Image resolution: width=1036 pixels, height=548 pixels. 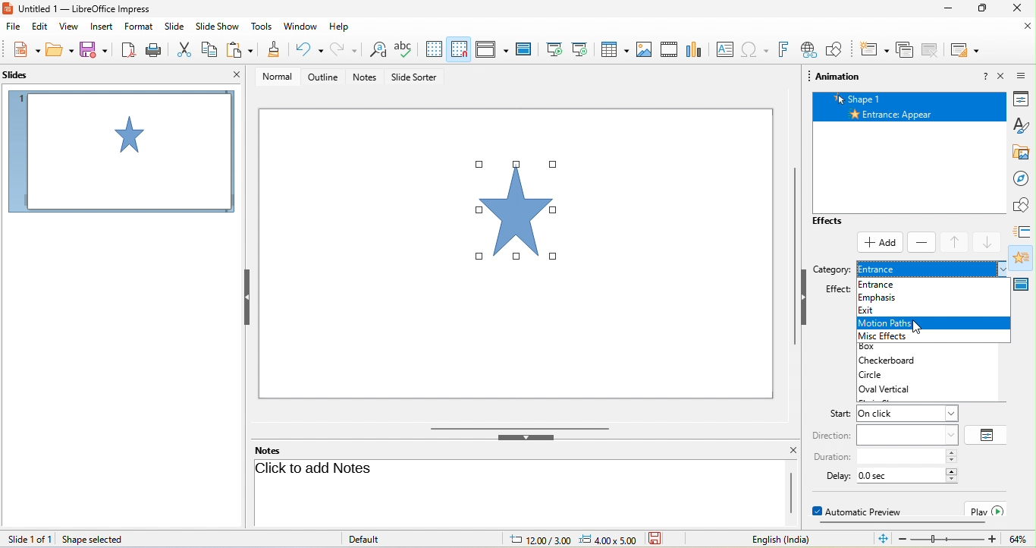 What do you see at coordinates (664, 539) in the screenshot?
I see `the document has not been modified since the last save` at bounding box center [664, 539].